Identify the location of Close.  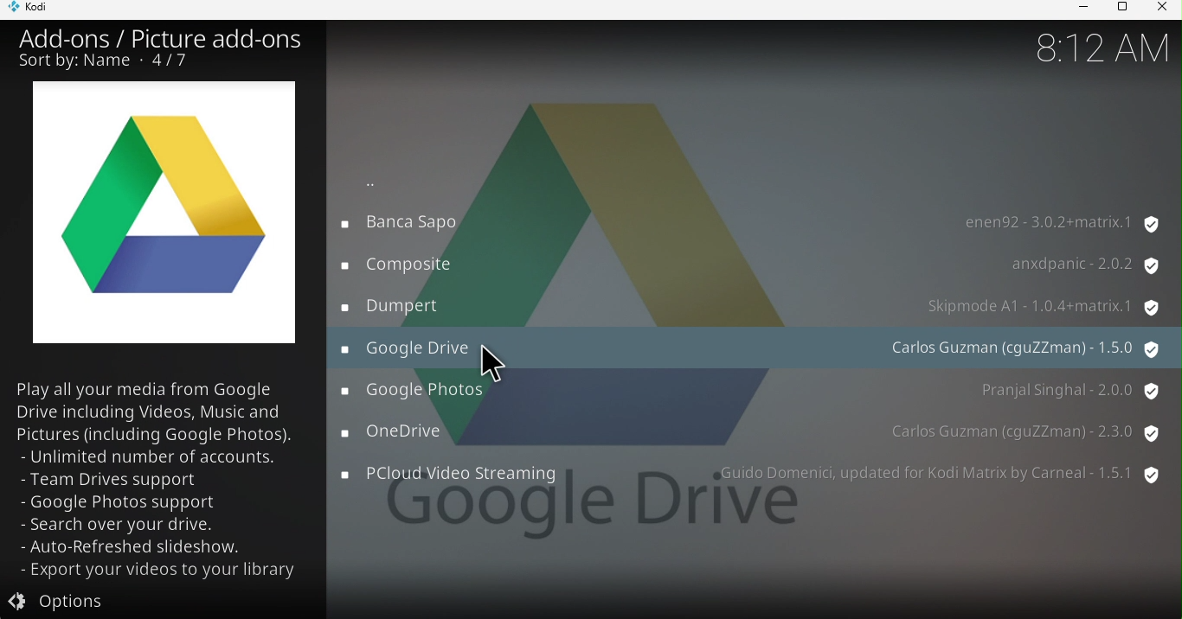
(1161, 10).